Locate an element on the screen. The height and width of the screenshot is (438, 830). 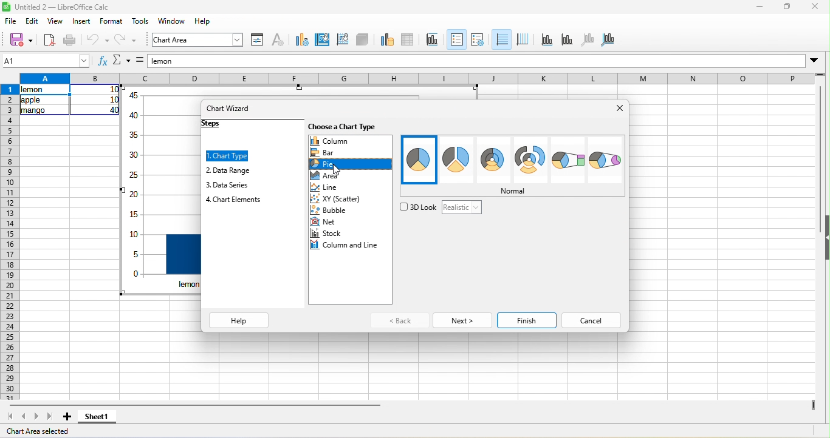
lemon is located at coordinates (190, 285).